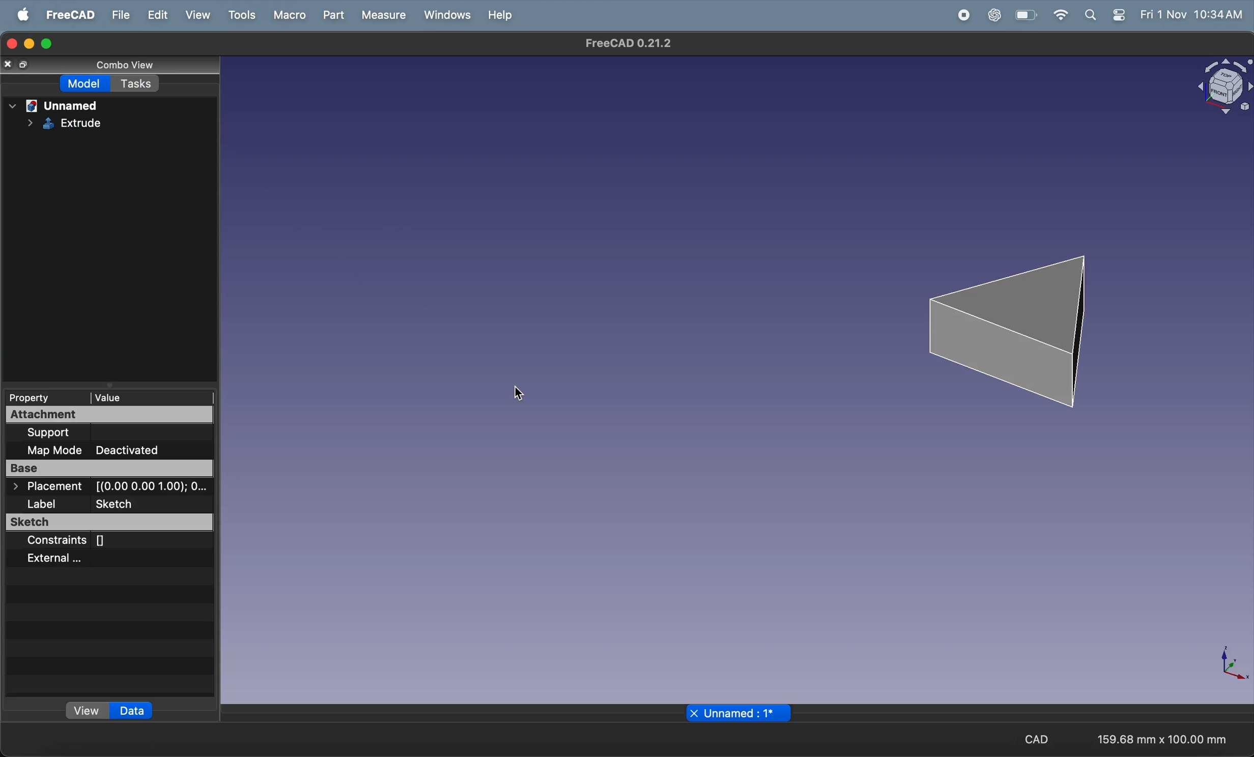 This screenshot has width=1254, height=757. Describe the element at coordinates (447, 16) in the screenshot. I see `windows` at that location.